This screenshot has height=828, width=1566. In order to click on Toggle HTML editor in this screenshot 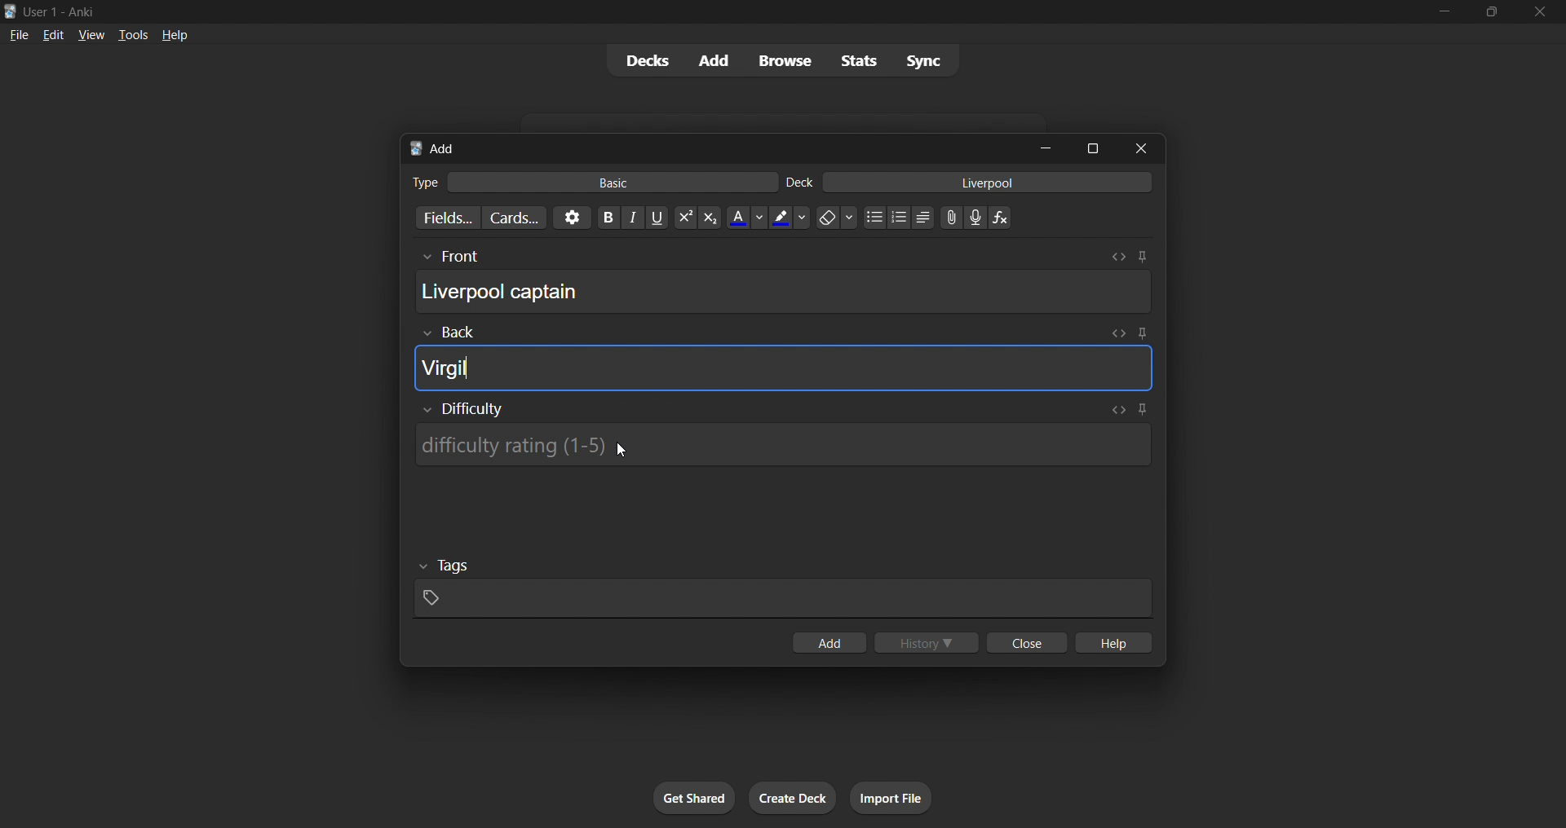, I will do `click(1118, 257)`.